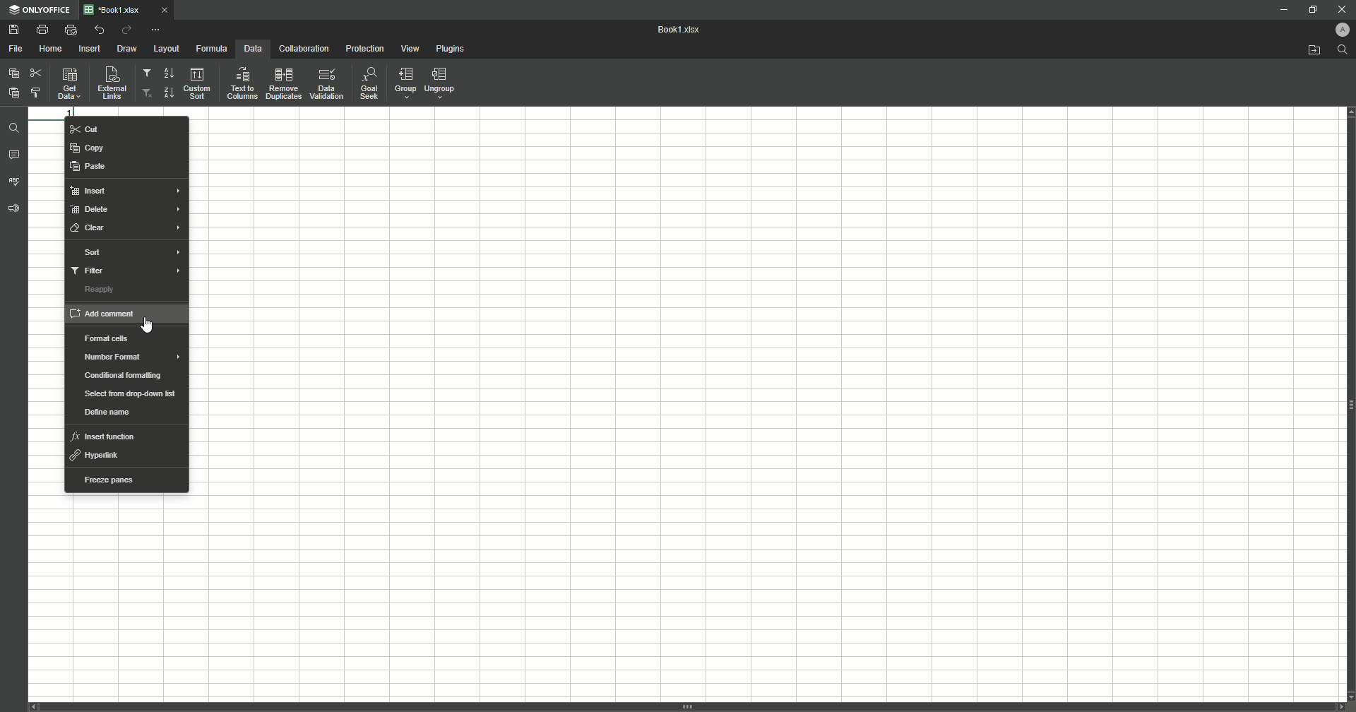 This screenshot has height=712, width=1356. Describe the element at coordinates (99, 291) in the screenshot. I see `Reapply` at that location.